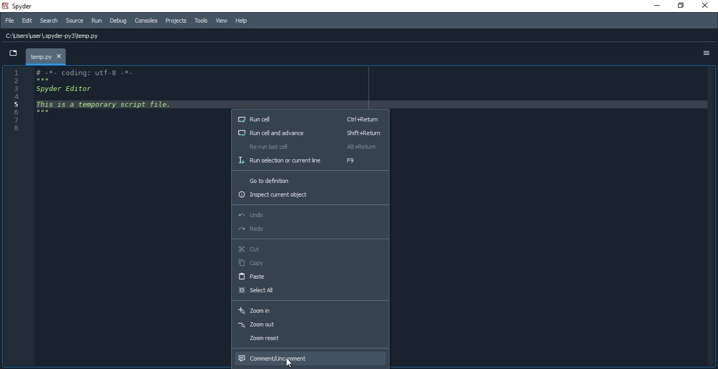 Image resolution: width=718 pixels, height=369 pixels. Describe the element at coordinates (680, 6) in the screenshot. I see `restore` at that location.